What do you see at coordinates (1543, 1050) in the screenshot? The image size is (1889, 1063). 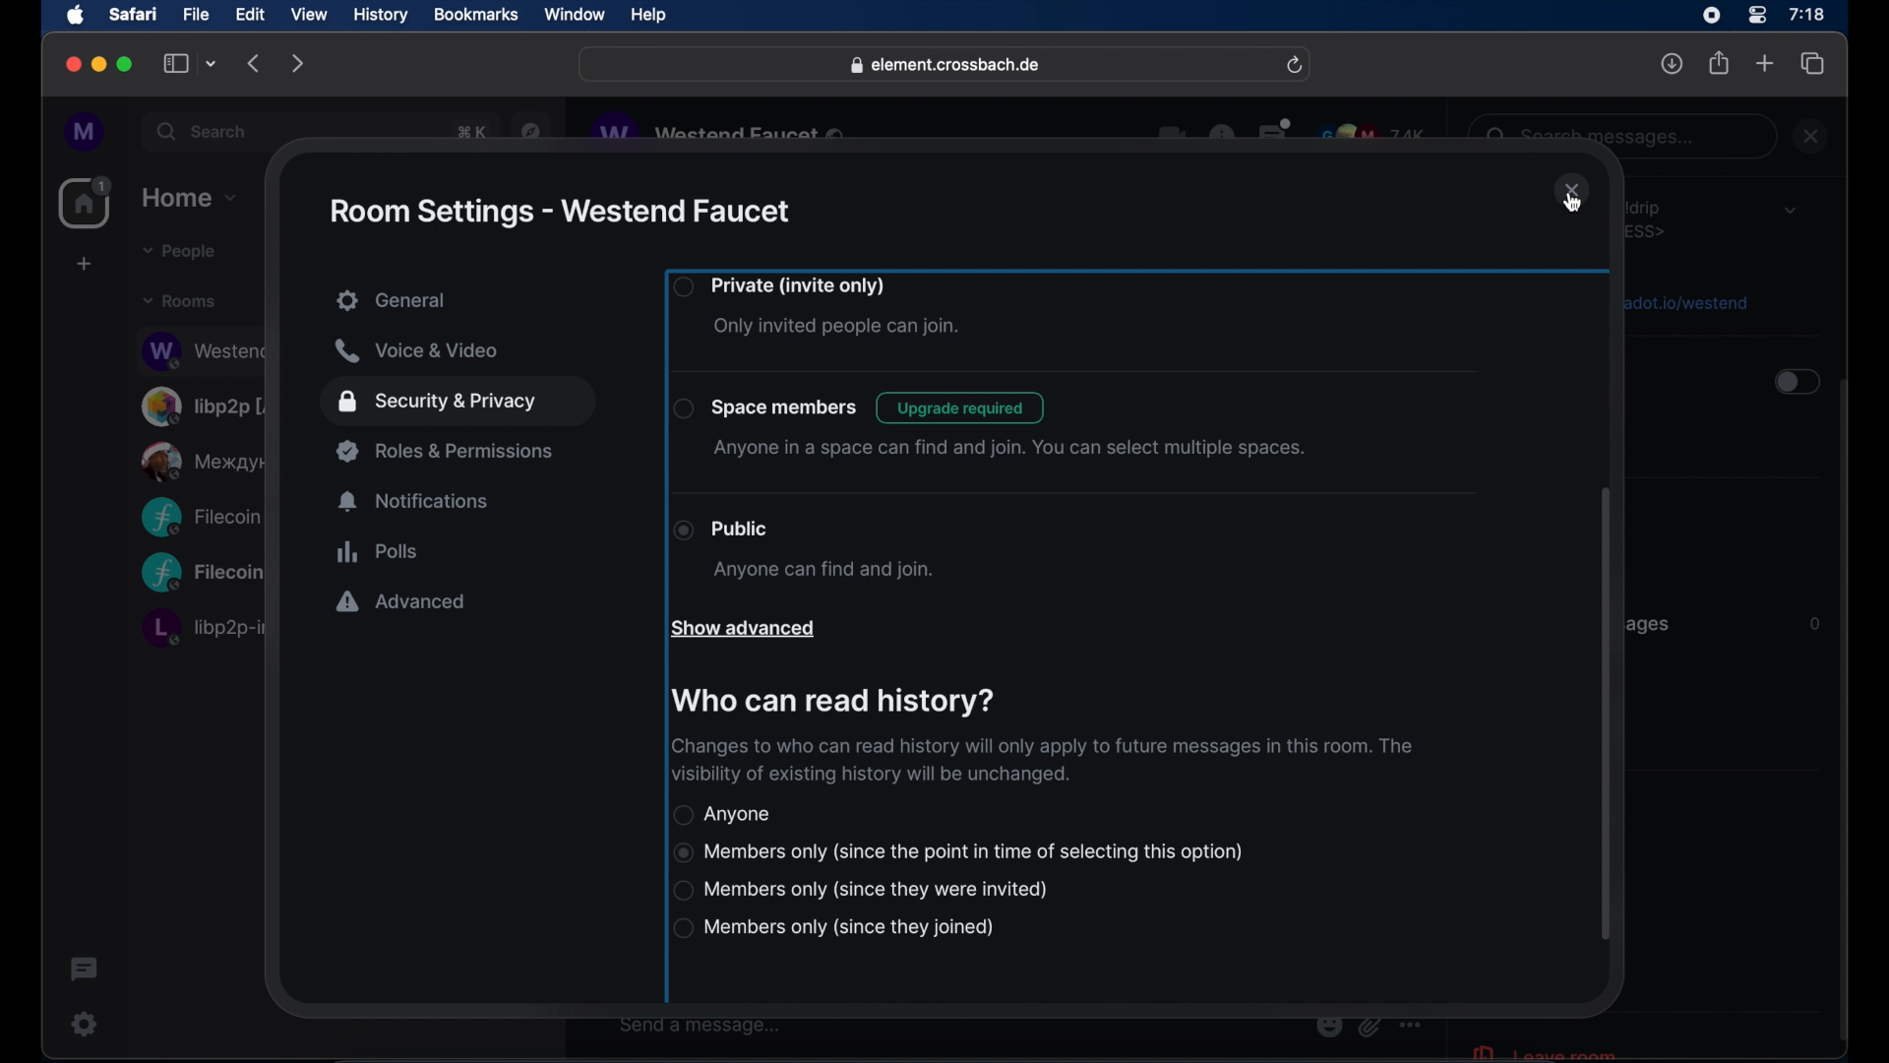 I see `leave room` at bounding box center [1543, 1050].